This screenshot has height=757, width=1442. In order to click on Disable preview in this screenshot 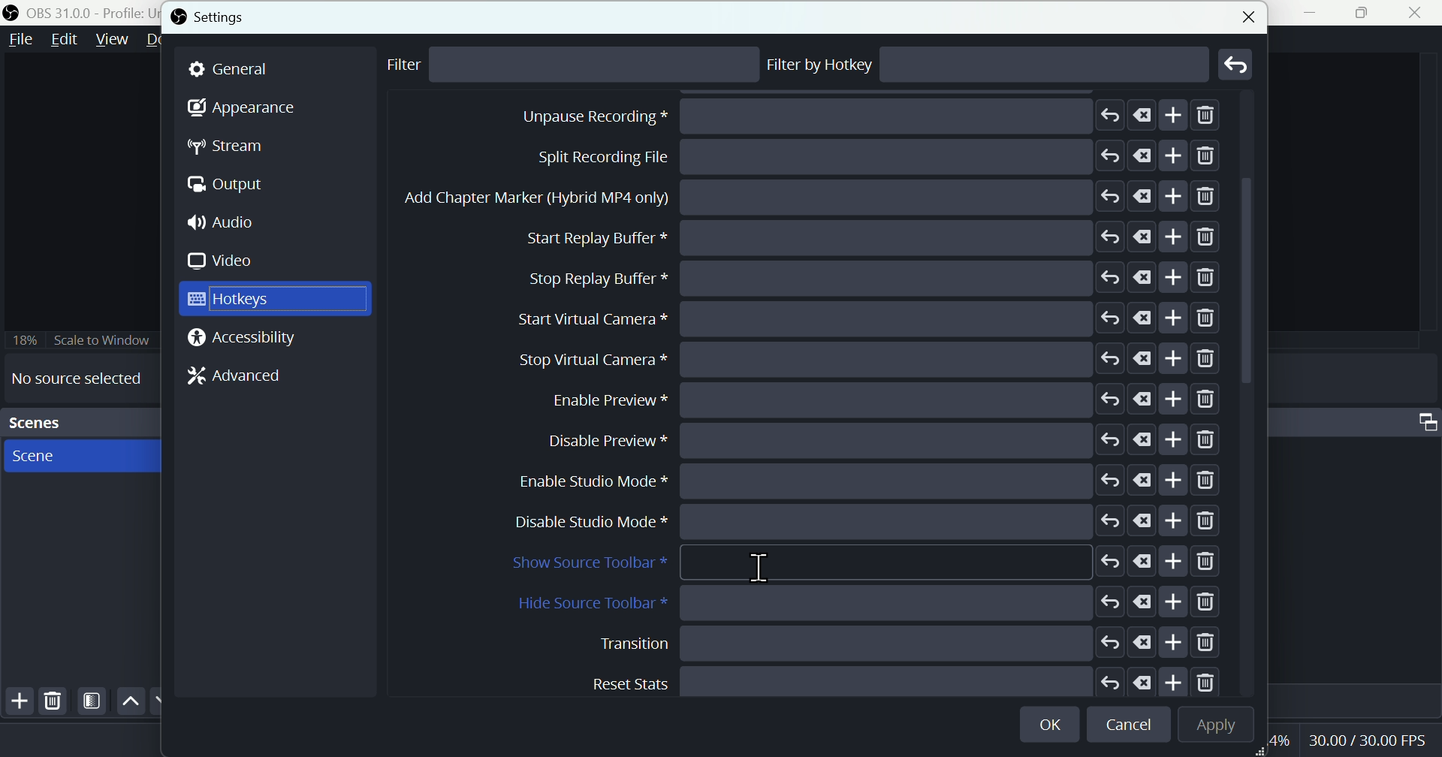, I will do `click(883, 642)`.